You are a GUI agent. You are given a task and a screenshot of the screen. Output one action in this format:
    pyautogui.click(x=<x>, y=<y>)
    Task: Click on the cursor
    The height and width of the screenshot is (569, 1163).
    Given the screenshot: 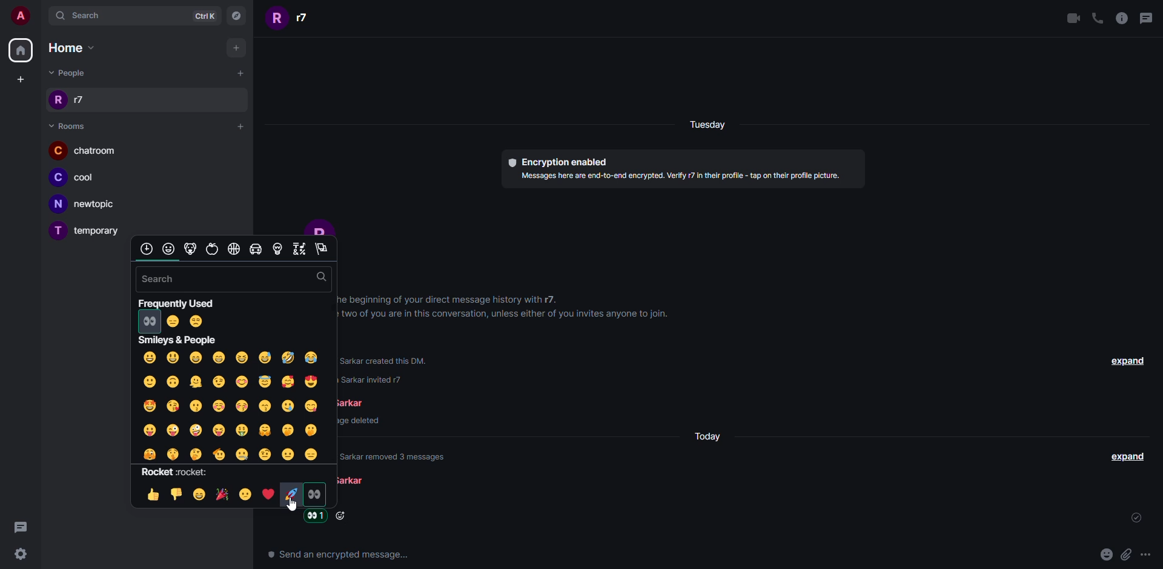 What is the action you would take?
    pyautogui.click(x=291, y=504)
    